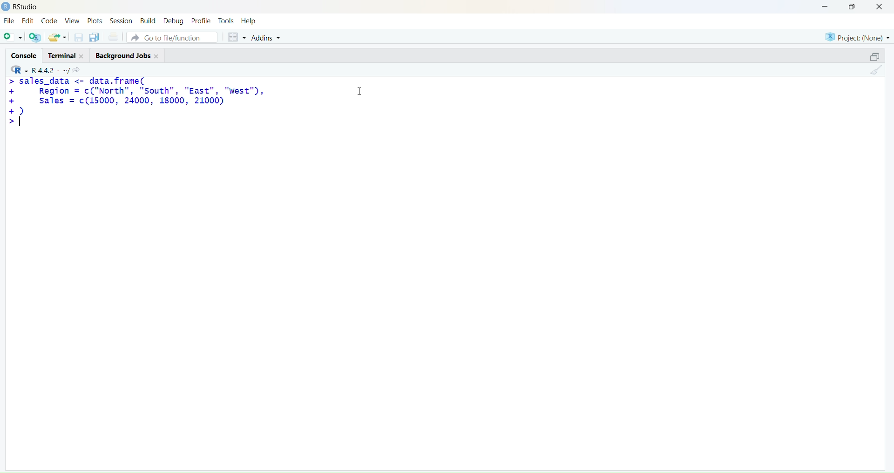 This screenshot has width=894, height=473. What do you see at coordinates (234, 35) in the screenshot?
I see `grid view` at bounding box center [234, 35].